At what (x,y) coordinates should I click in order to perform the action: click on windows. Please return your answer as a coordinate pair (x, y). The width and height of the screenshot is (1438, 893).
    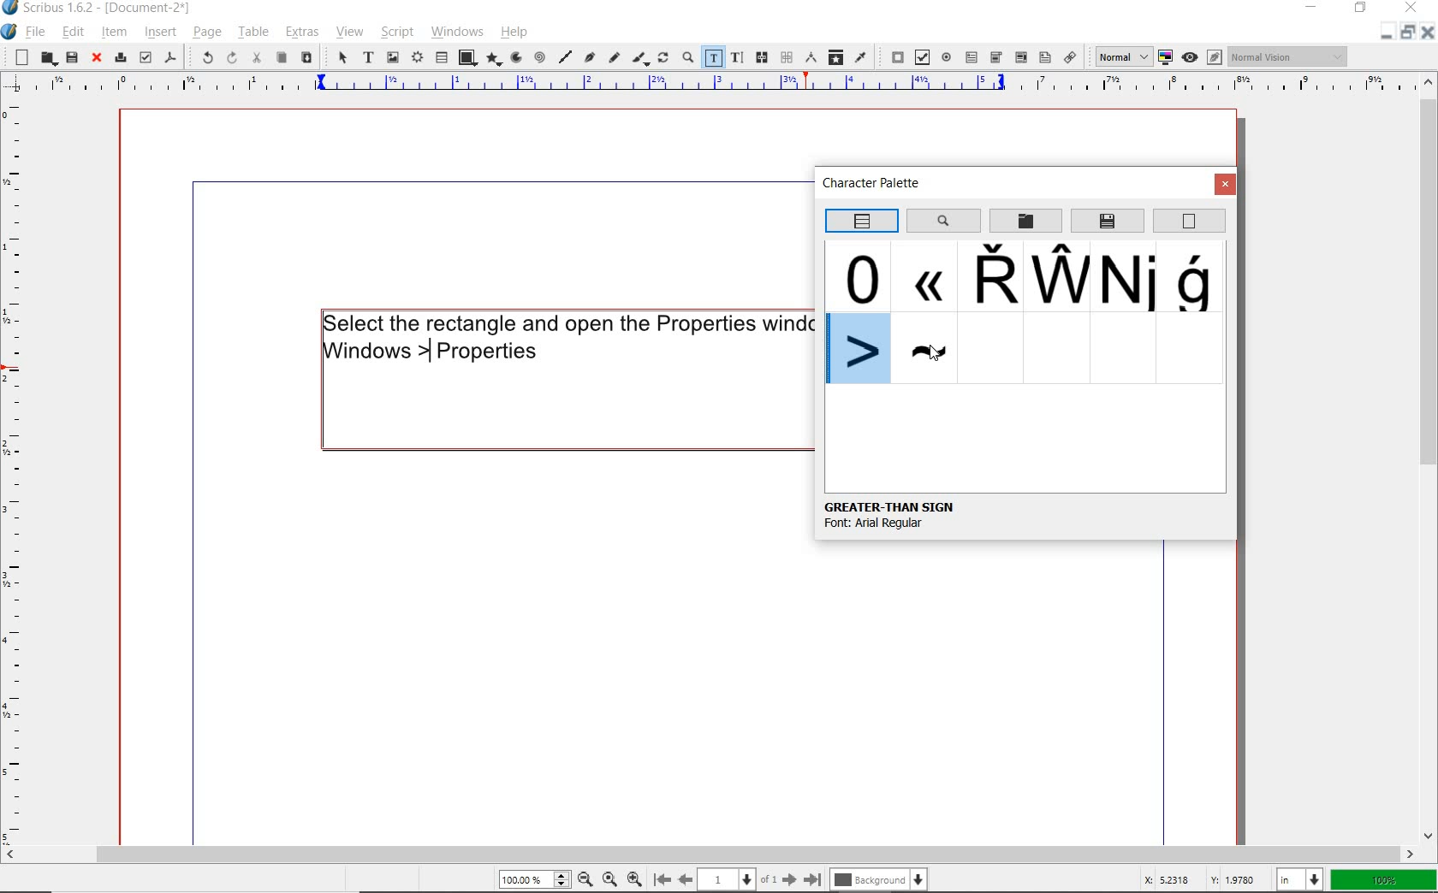
    Looking at the image, I should click on (457, 32).